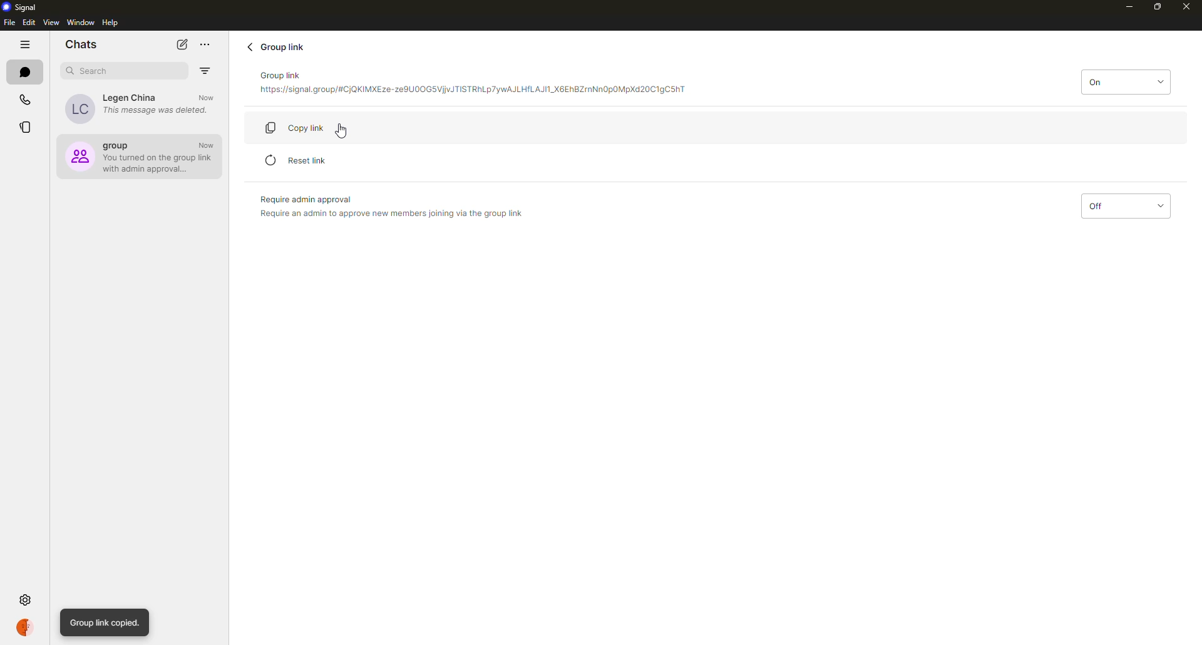  Describe the element at coordinates (1123, 6) in the screenshot. I see `minimize` at that location.